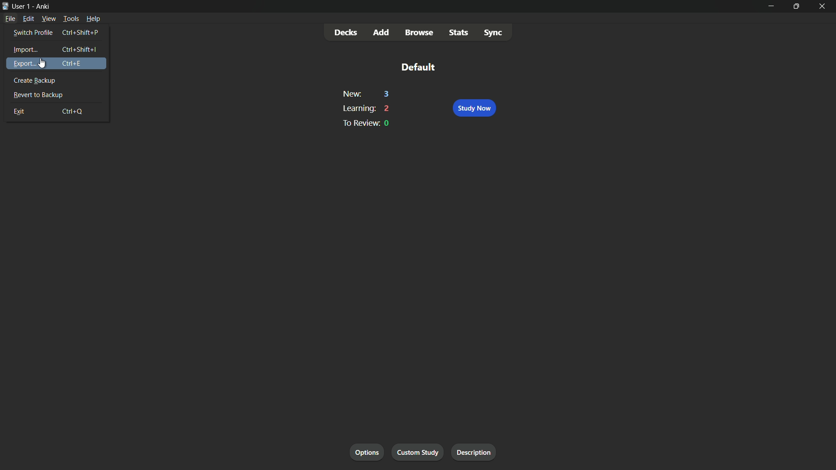 The image size is (836, 470). I want to click on create backup, so click(34, 81).